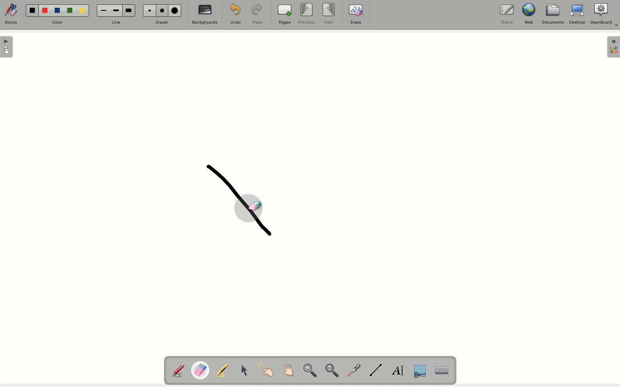 This screenshot has width=620, height=387. What do you see at coordinates (116, 11) in the screenshot?
I see `Medium` at bounding box center [116, 11].